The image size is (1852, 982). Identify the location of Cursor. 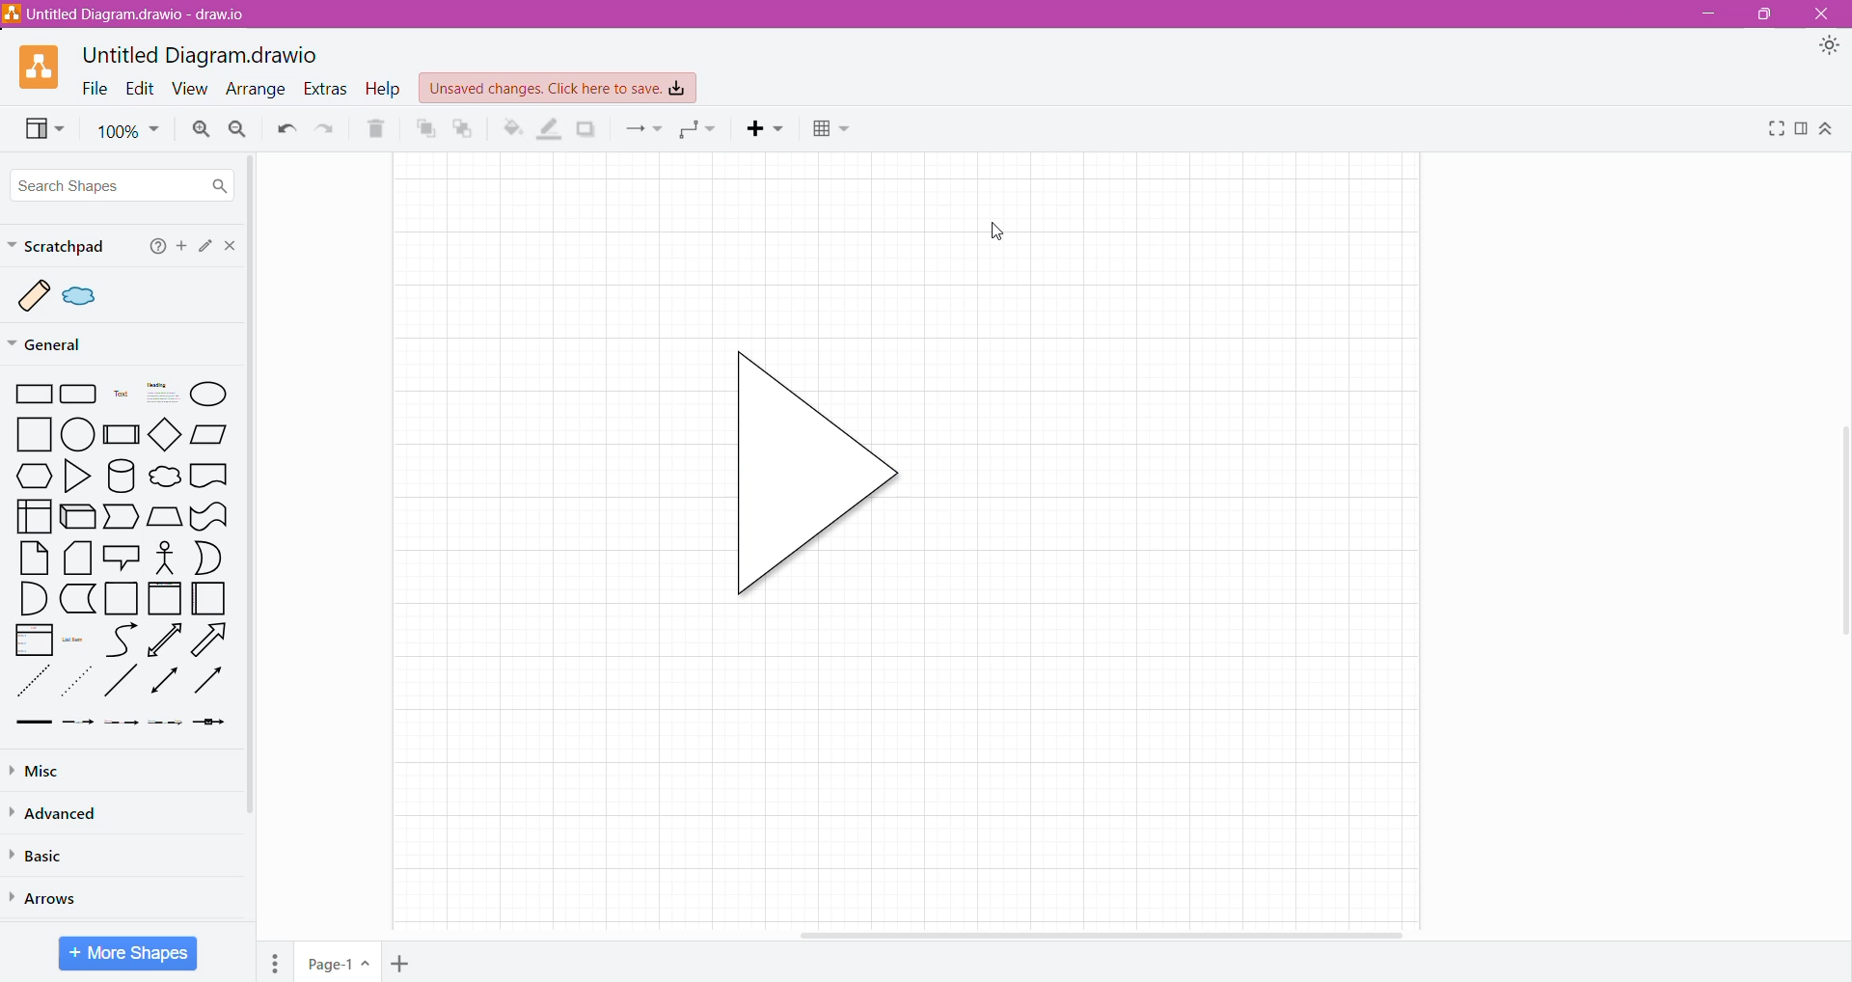
(984, 240).